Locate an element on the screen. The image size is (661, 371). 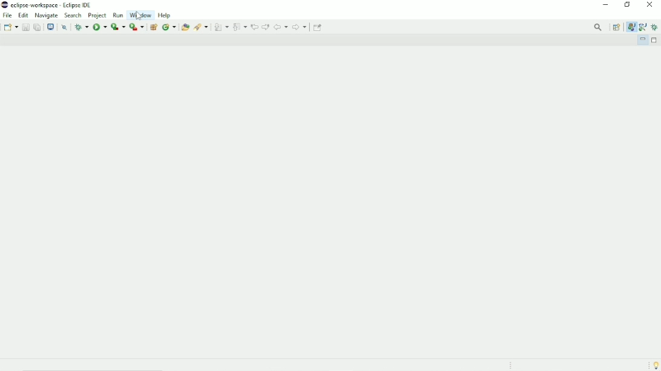
Save all is located at coordinates (36, 27).